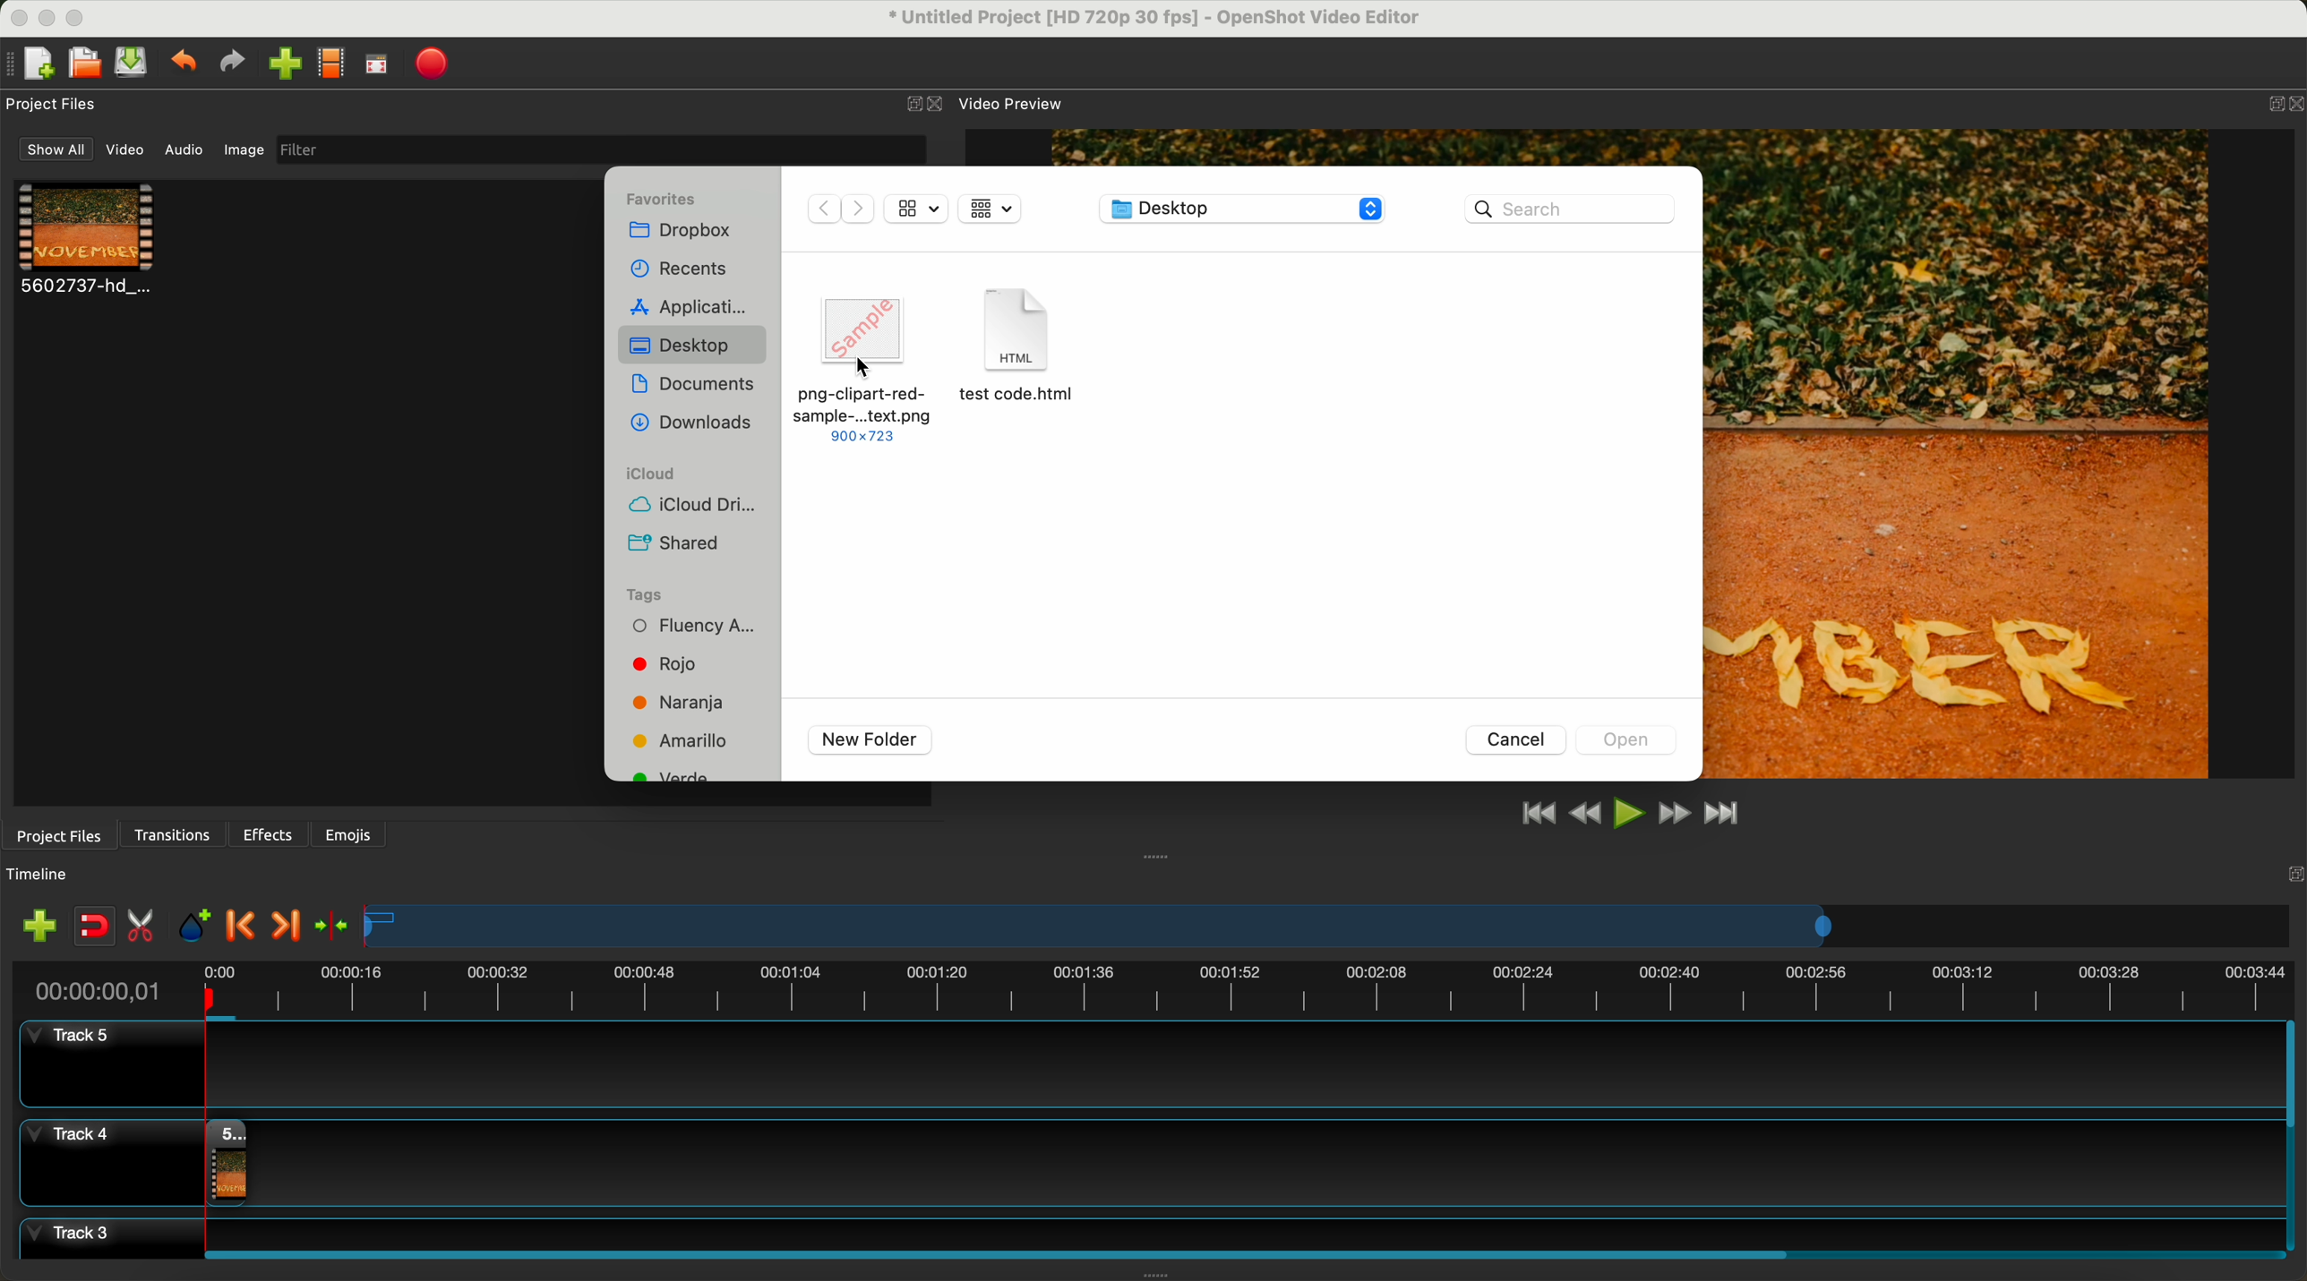 The image size is (2307, 1281). What do you see at coordinates (47, 875) in the screenshot?
I see `timeline` at bounding box center [47, 875].